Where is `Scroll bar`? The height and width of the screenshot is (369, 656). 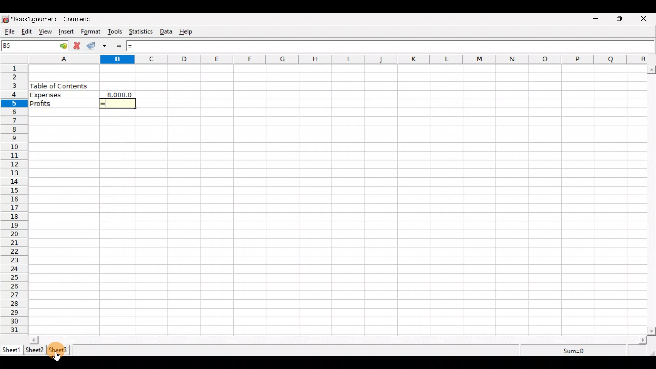 Scroll bar is located at coordinates (652, 199).